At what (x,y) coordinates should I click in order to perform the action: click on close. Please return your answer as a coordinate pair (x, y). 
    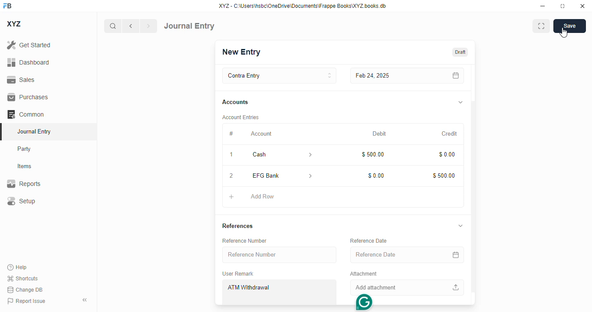
    Looking at the image, I should click on (582, 6).